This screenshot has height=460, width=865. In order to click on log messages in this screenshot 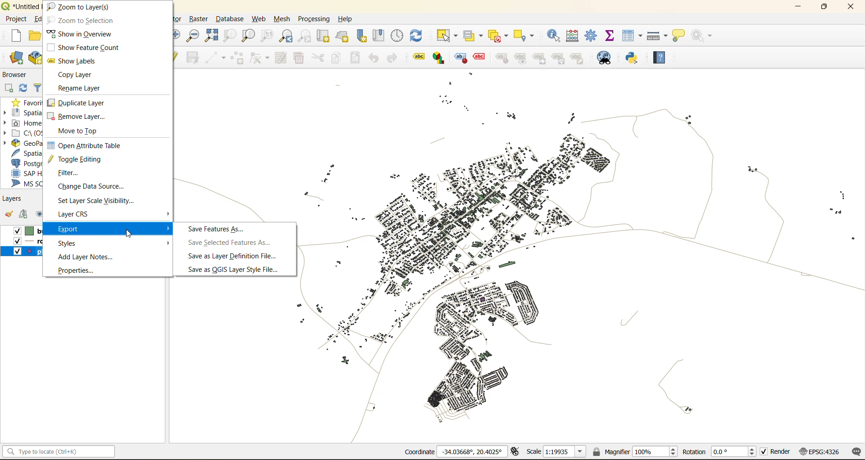, I will do `click(855, 452)`.